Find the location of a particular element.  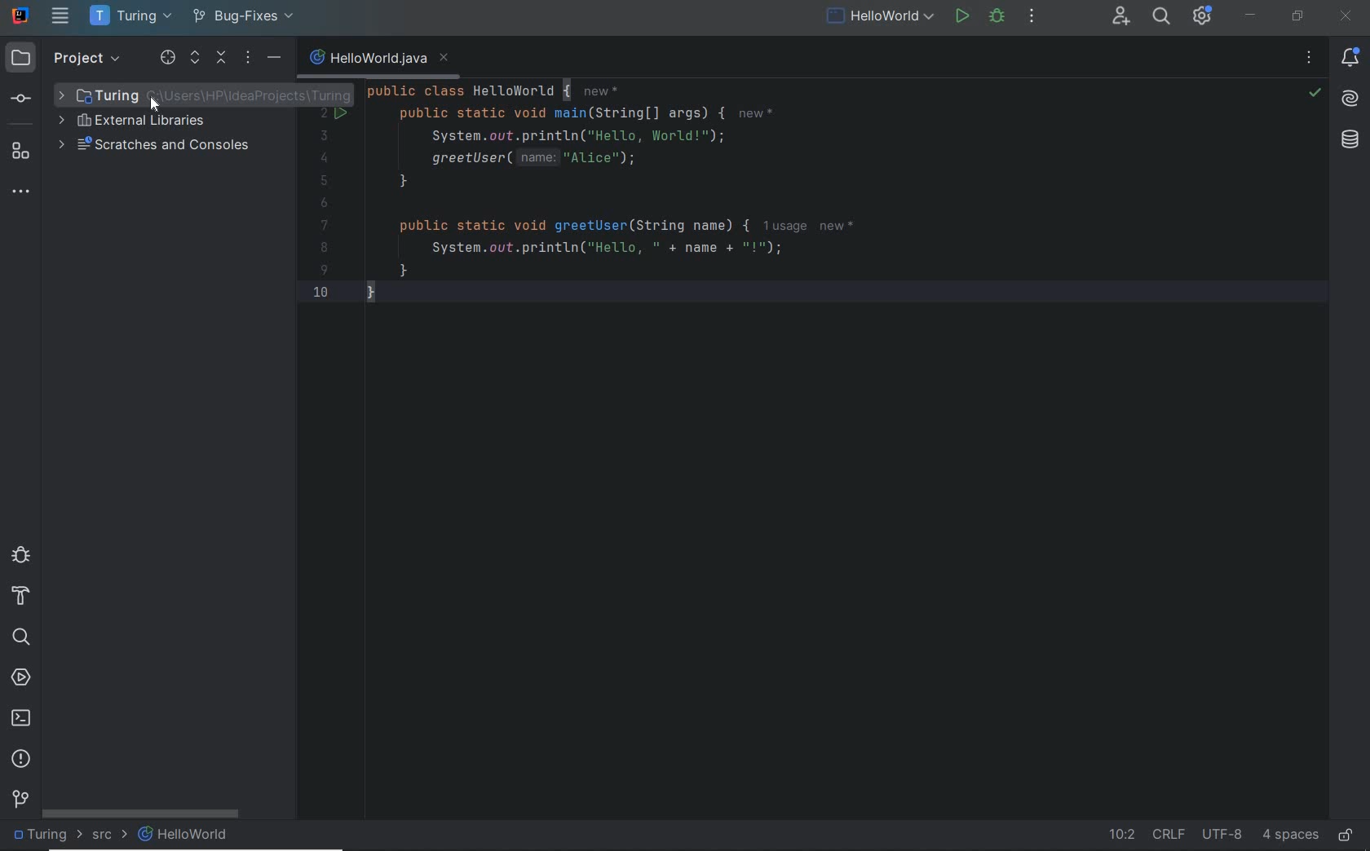

line separator is located at coordinates (1171, 836).